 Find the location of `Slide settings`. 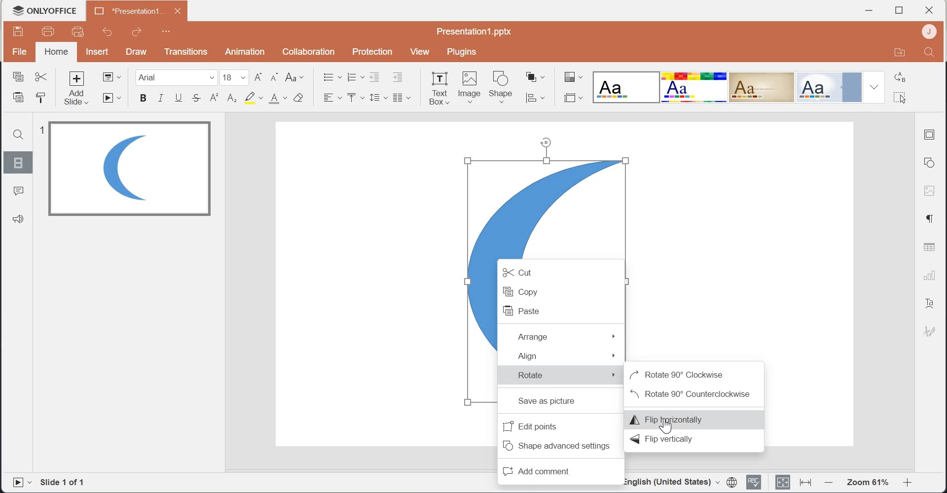

Slide settings is located at coordinates (932, 134).